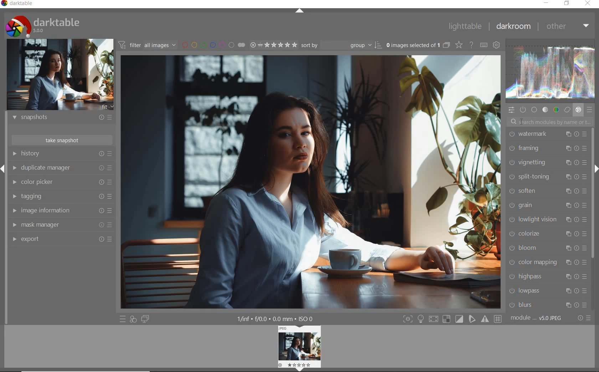 This screenshot has height=372, width=599. I want to click on waveform, so click(551, 72).